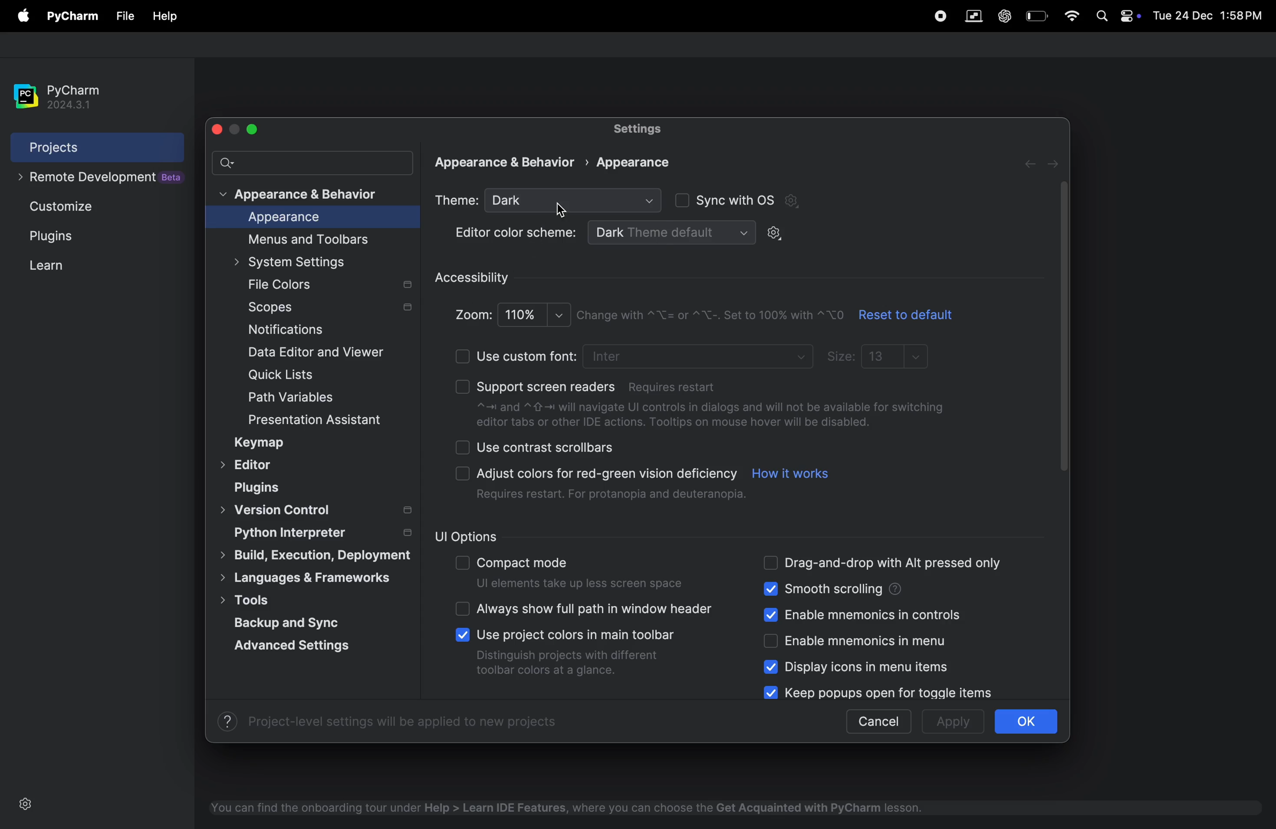 Image resolution: width=1276 pixels, height=829 pixels. I want to click on battery, so click(1036, 16).